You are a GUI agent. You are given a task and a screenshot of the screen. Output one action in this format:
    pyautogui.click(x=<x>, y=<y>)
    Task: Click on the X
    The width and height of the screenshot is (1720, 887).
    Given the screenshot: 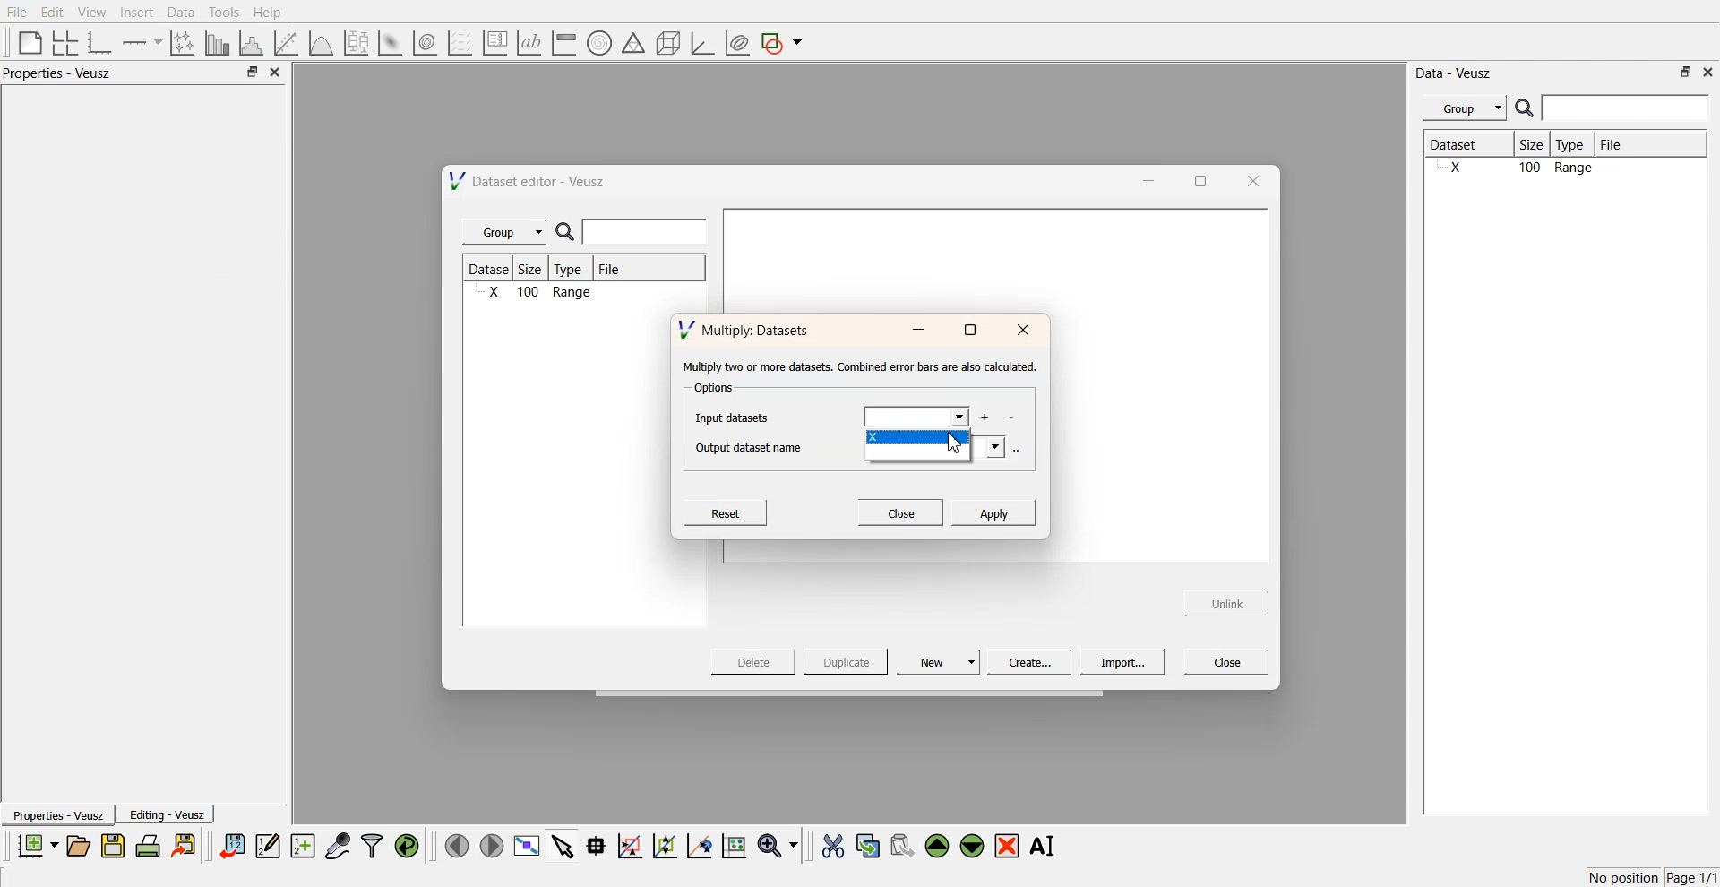 What is the action you would take?
    pyautogui.click(x=917, y=439)
    